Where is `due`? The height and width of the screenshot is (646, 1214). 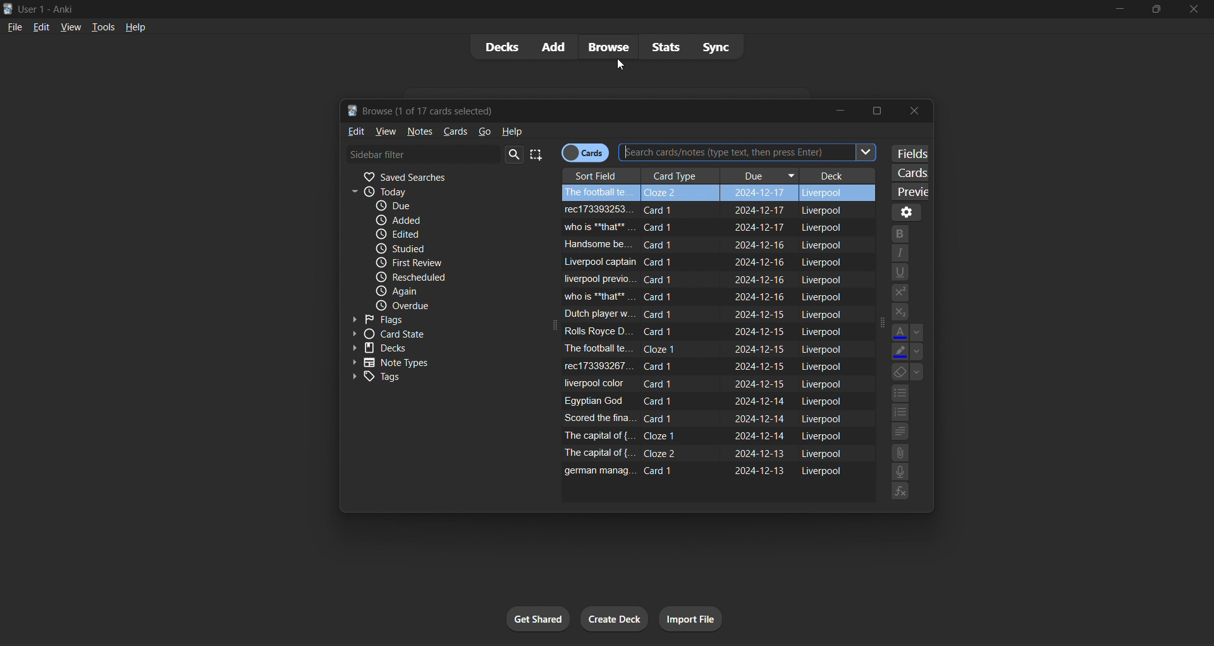
due is located at coordinates (441, 206).